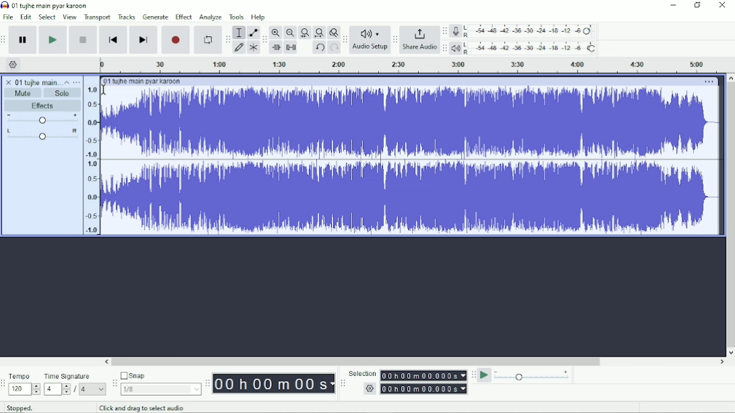  Describe the element at coordinates (252, 32) in the screenshot. I see `Envelope tool` at that location.